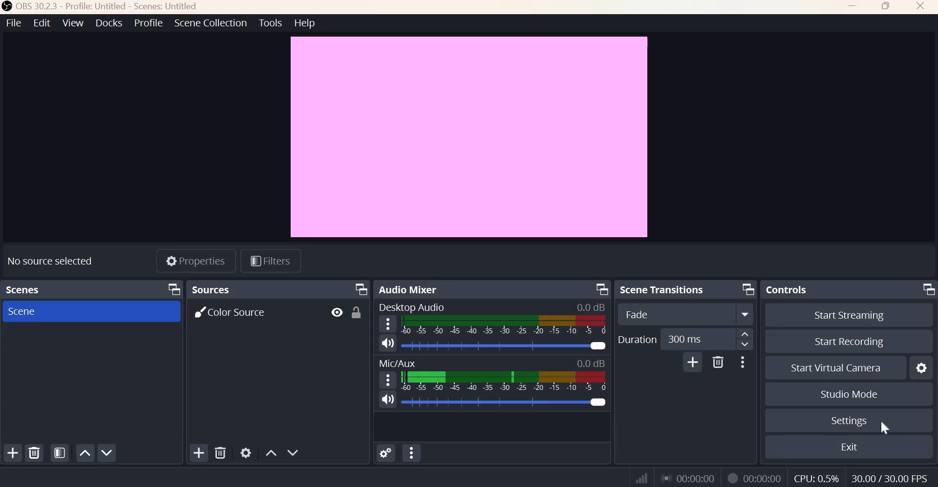  I want to click on Speaker Icon, so click(388, 343).